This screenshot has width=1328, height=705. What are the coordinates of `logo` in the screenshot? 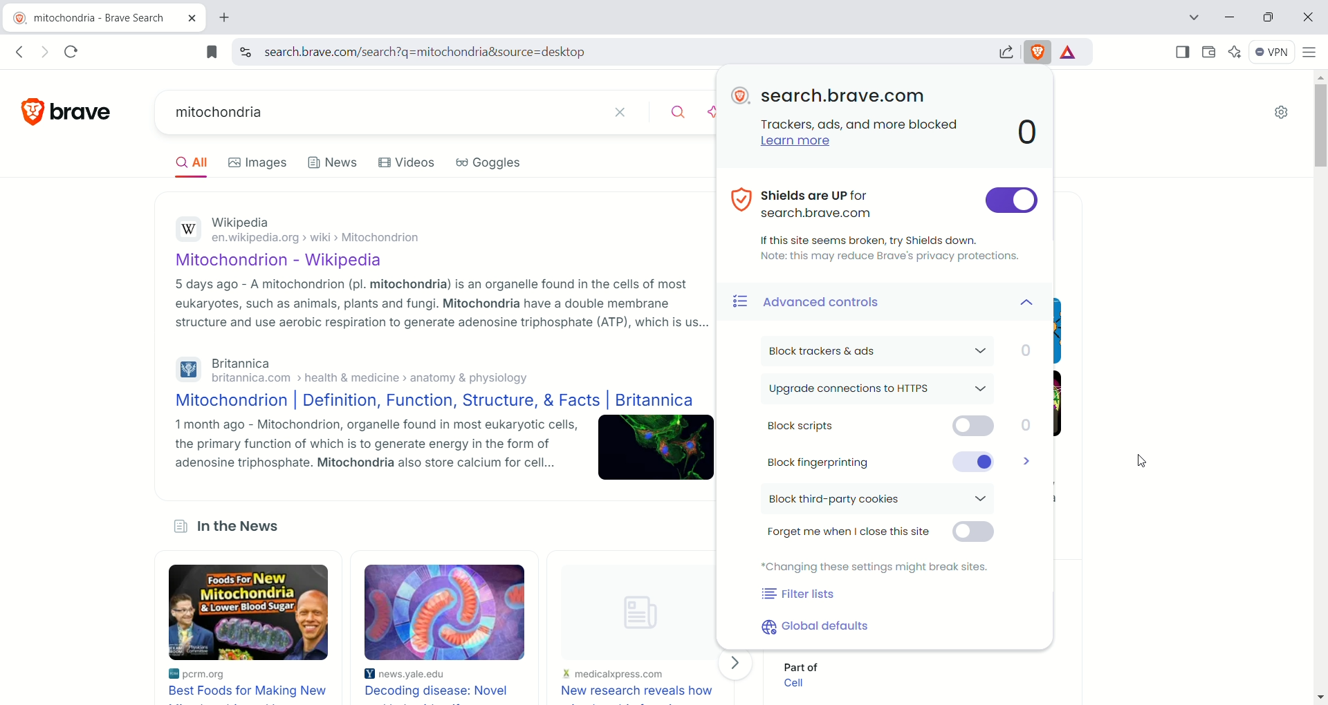 It's located at (27, 112).